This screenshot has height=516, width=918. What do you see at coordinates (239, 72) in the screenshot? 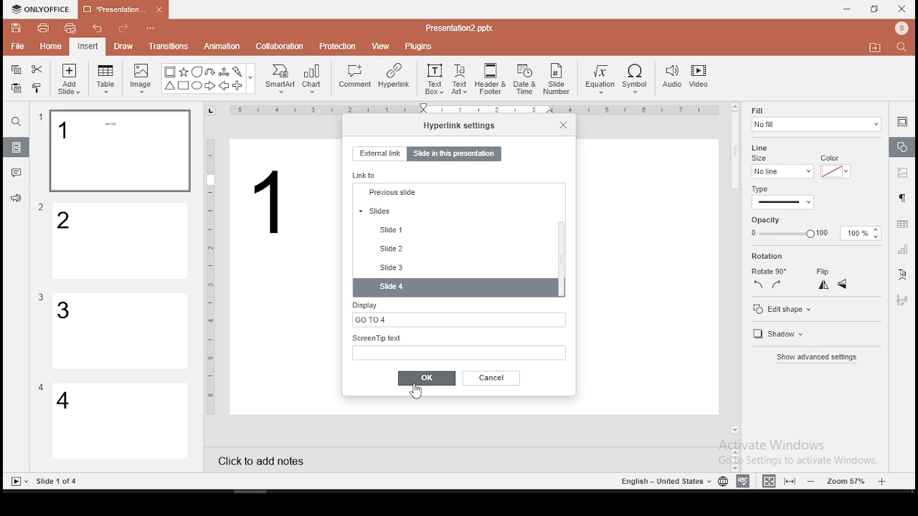
I see `Flash` at bounding box center [239, 72].